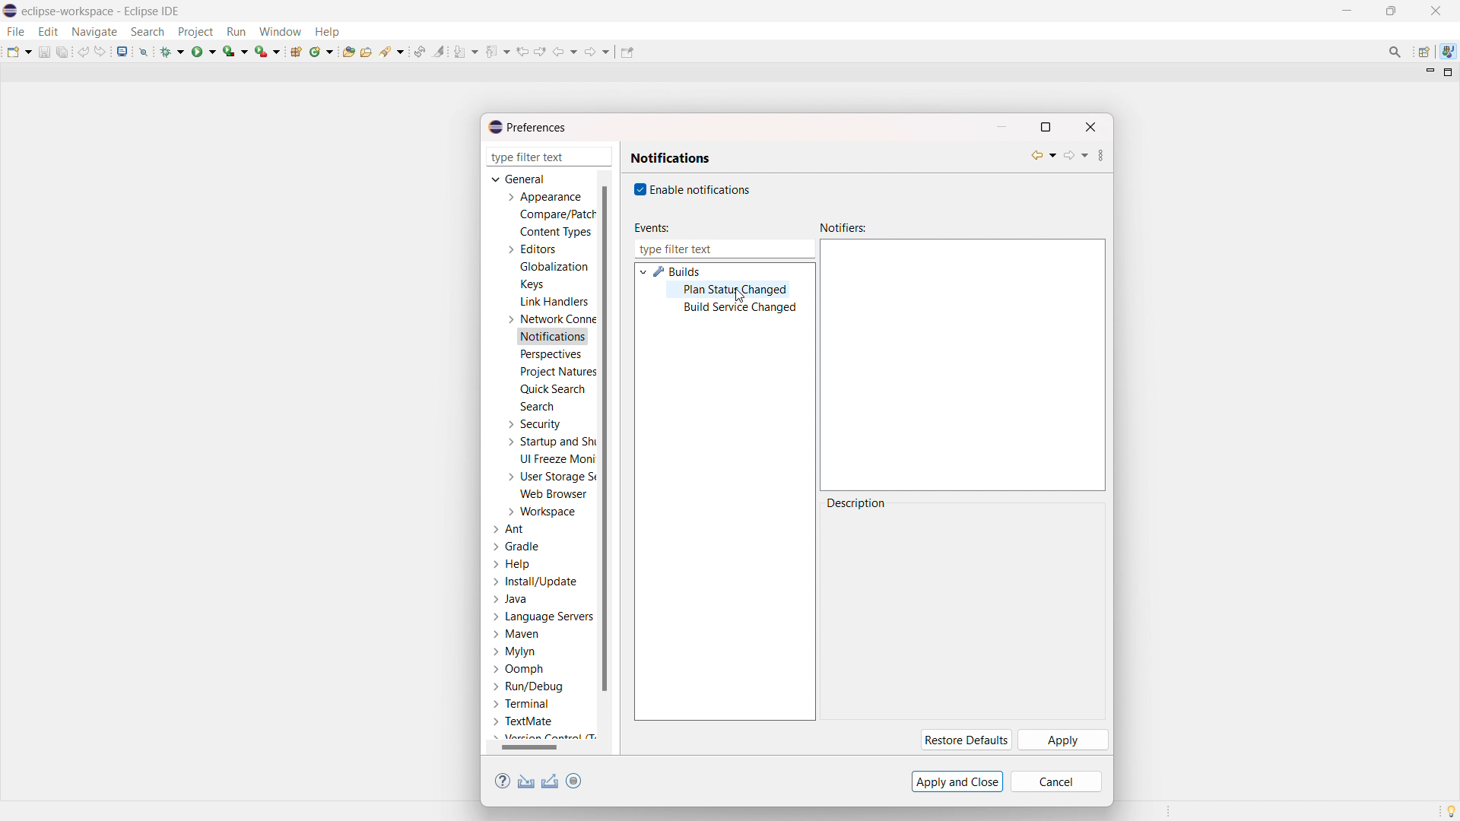  What do you see at coordinates (1451, 810) in the screenshot?
I see `tip of the day` at bounding box center [1451, 810].